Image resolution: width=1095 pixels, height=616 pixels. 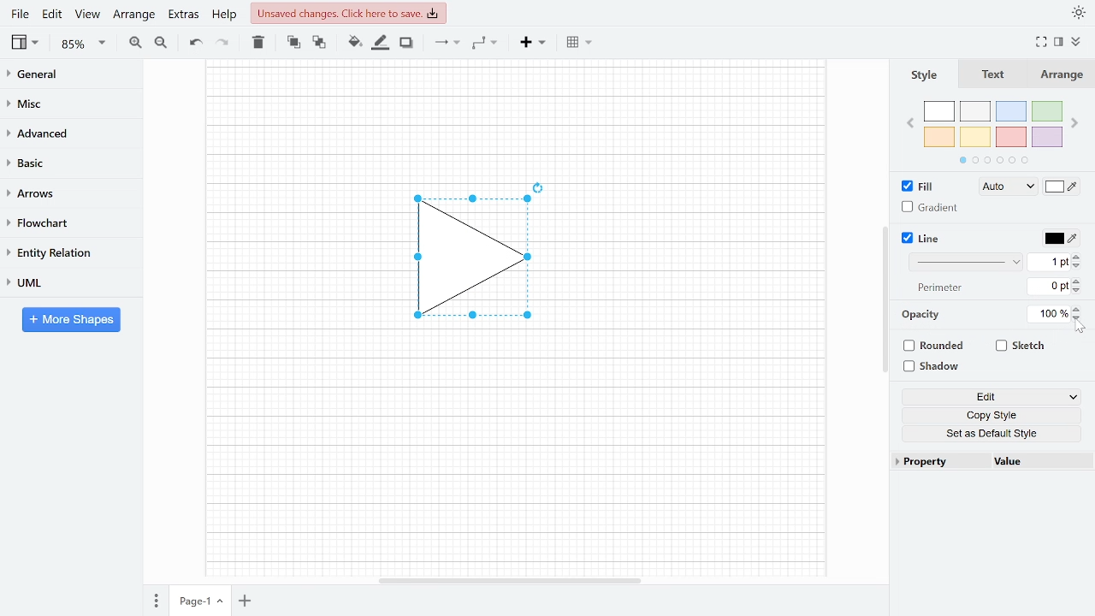 I want to click on Line, so click(x=922, y=239).